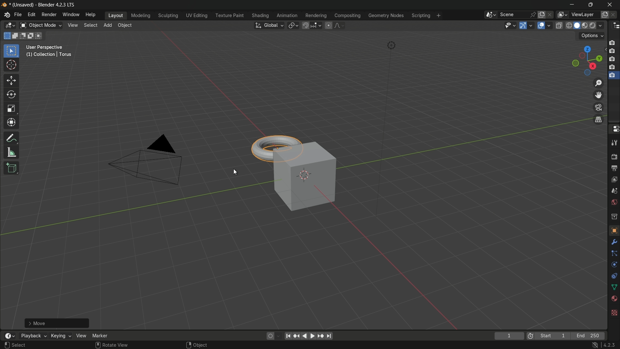 The width and height of the screenshot is (620, 349). What do you see at coordinates (169, 15) in the screenshot?
I see `sculpting` at bounding box center [169, 15].